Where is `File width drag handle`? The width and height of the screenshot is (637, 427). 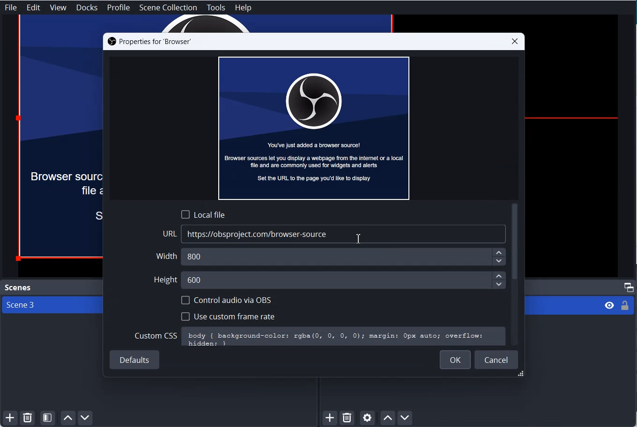
File width drag handle is located at coordinates (522, 375).